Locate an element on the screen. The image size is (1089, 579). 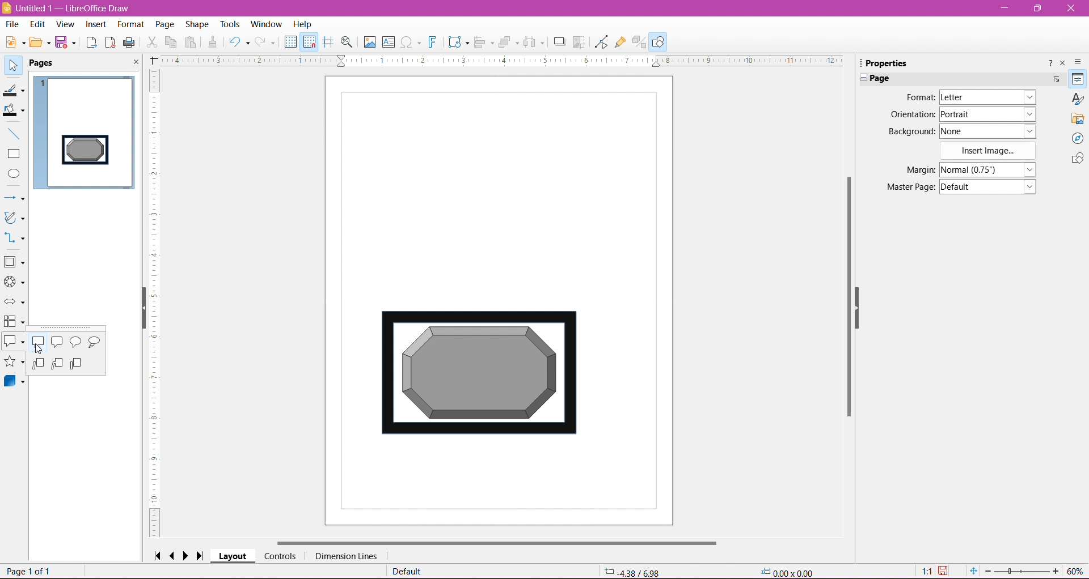
Close is located at coordinates (1070, 8).